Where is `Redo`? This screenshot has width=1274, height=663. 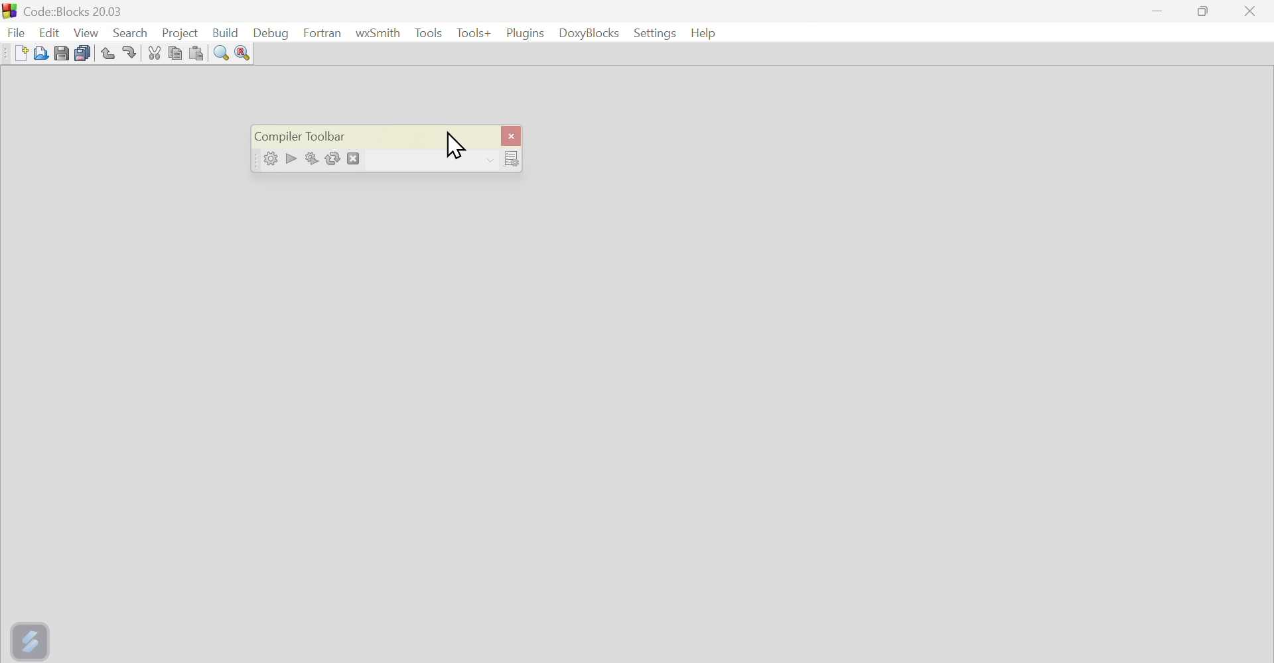
Redo is located at coordinates (134, 52).